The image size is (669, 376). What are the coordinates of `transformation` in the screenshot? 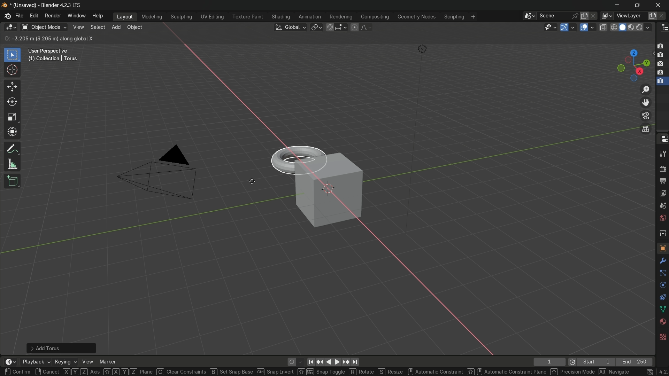 It's located at (13, 133).